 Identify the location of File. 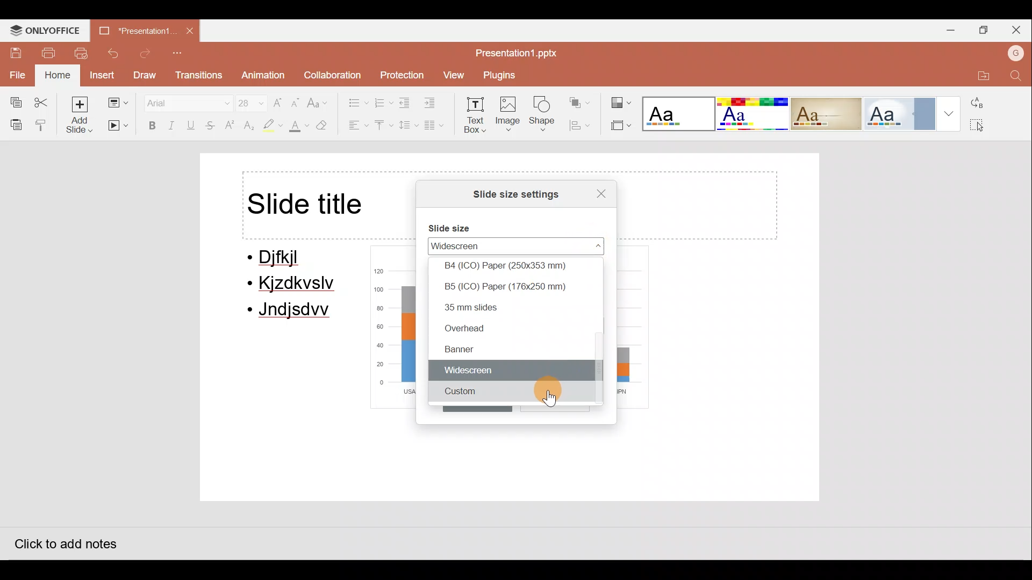
(16, 74).